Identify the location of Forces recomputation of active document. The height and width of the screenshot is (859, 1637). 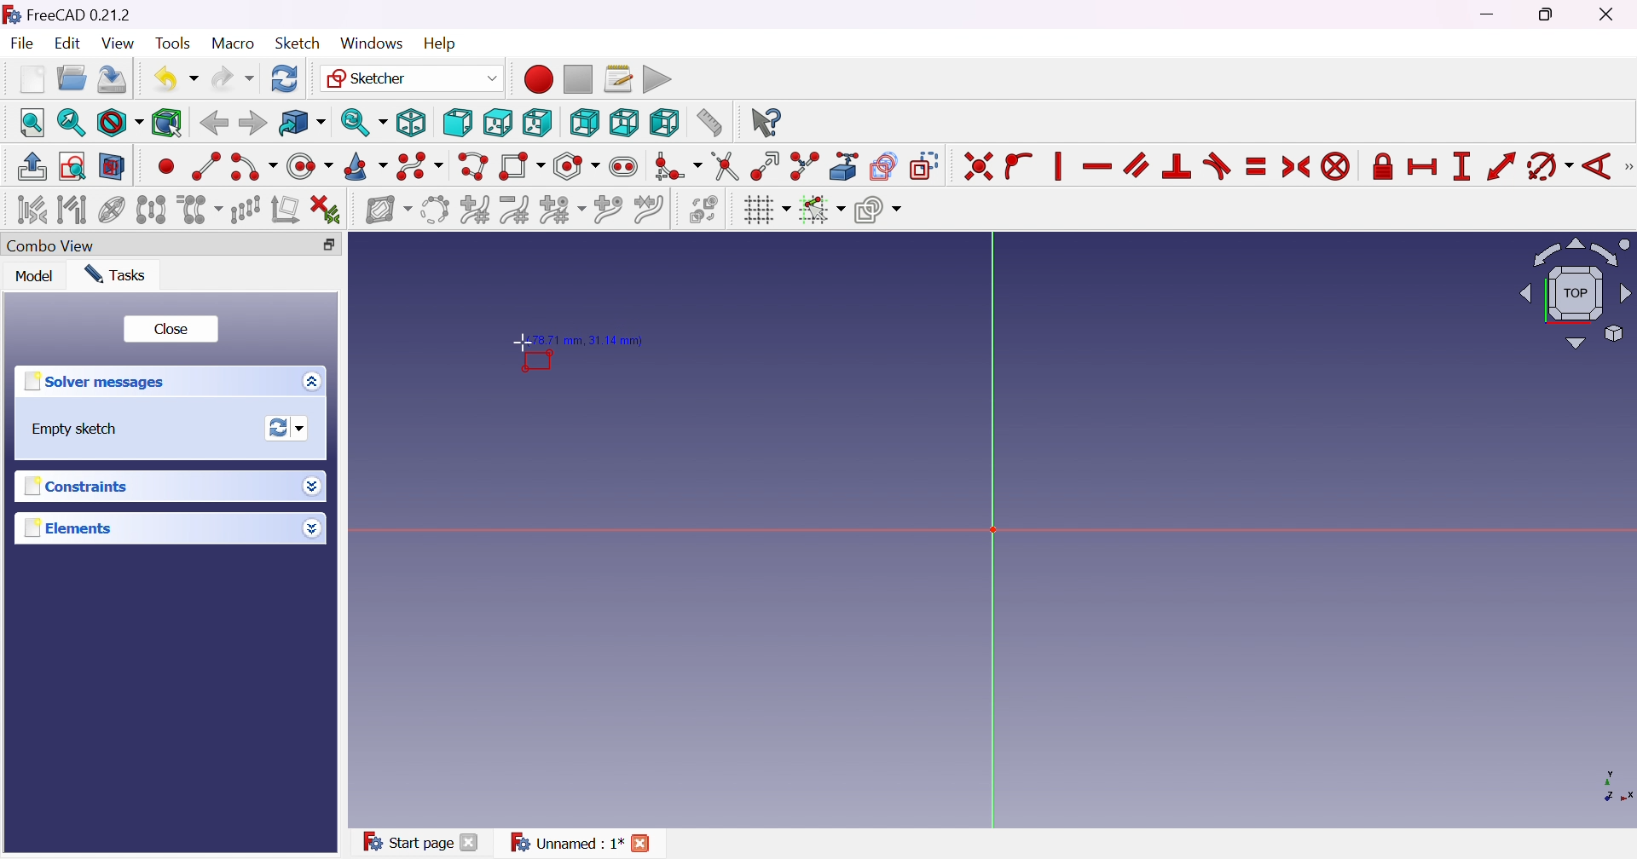
(291, 427).